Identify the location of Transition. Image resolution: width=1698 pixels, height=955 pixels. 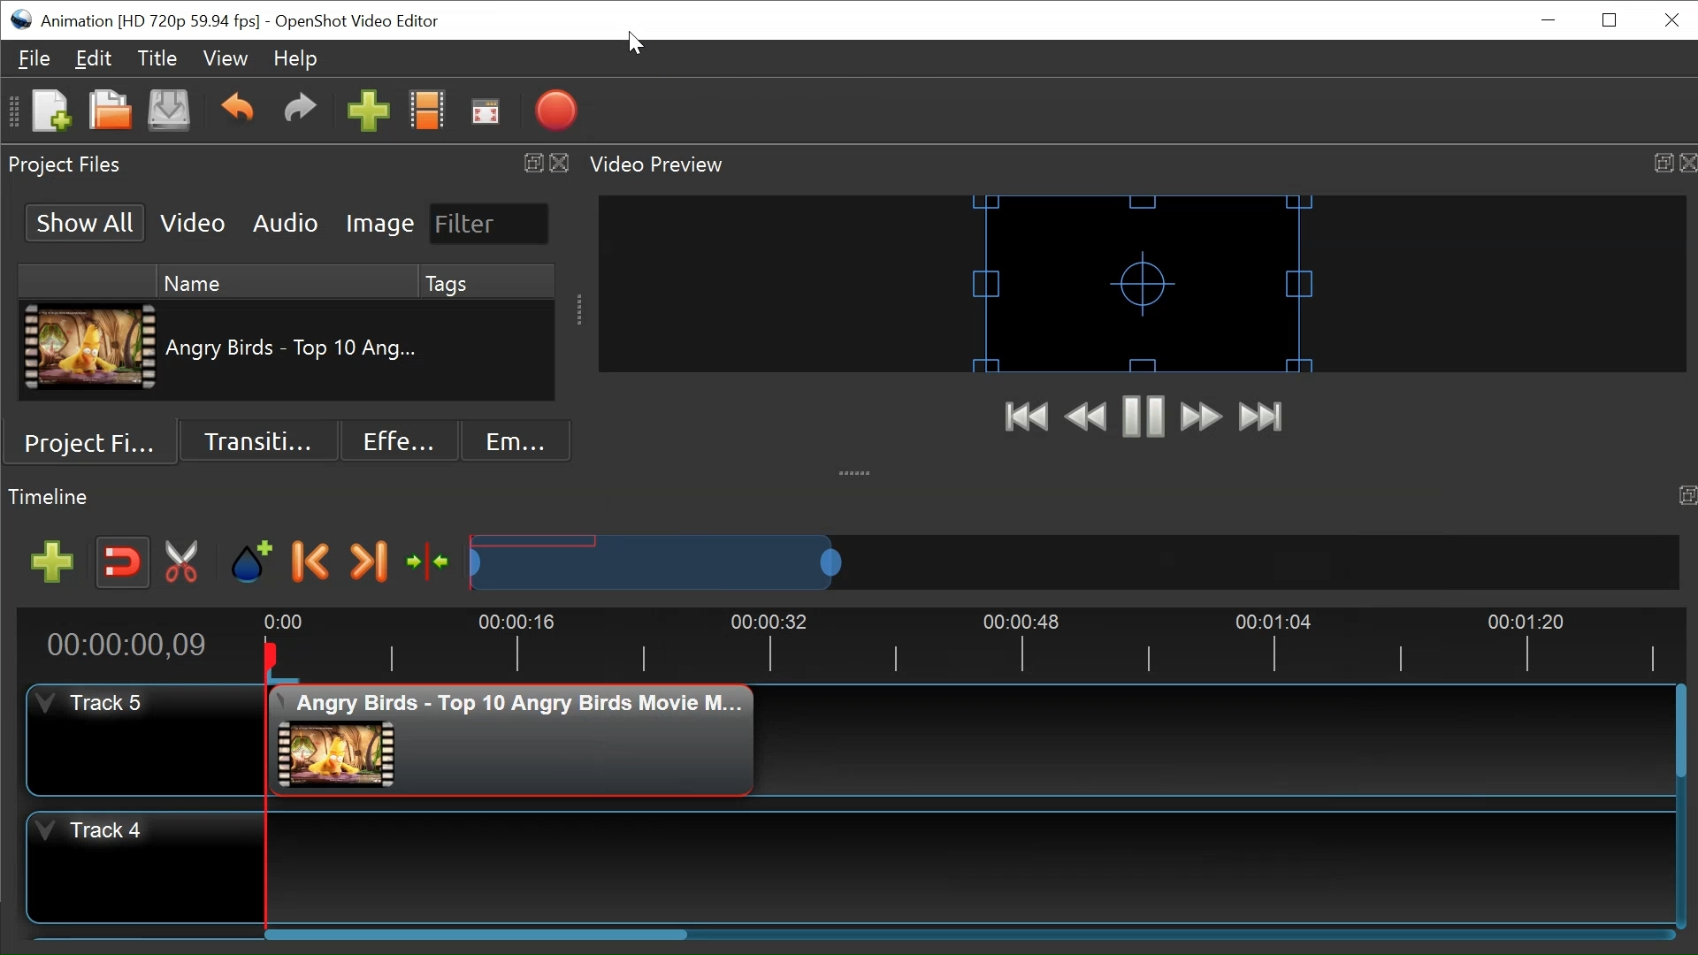
(256, 442).